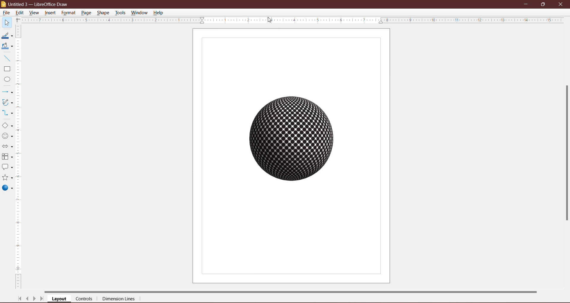 The width and height of the screenshot is (570, 303). I want to click on Window, so click(139, 13).